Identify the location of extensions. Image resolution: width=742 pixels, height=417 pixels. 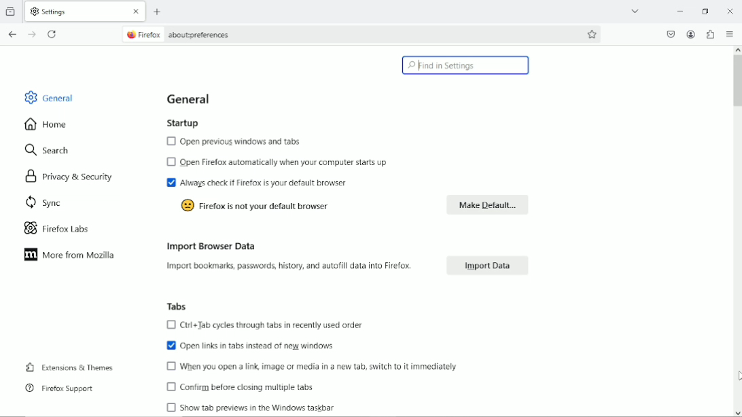
(711, 34).